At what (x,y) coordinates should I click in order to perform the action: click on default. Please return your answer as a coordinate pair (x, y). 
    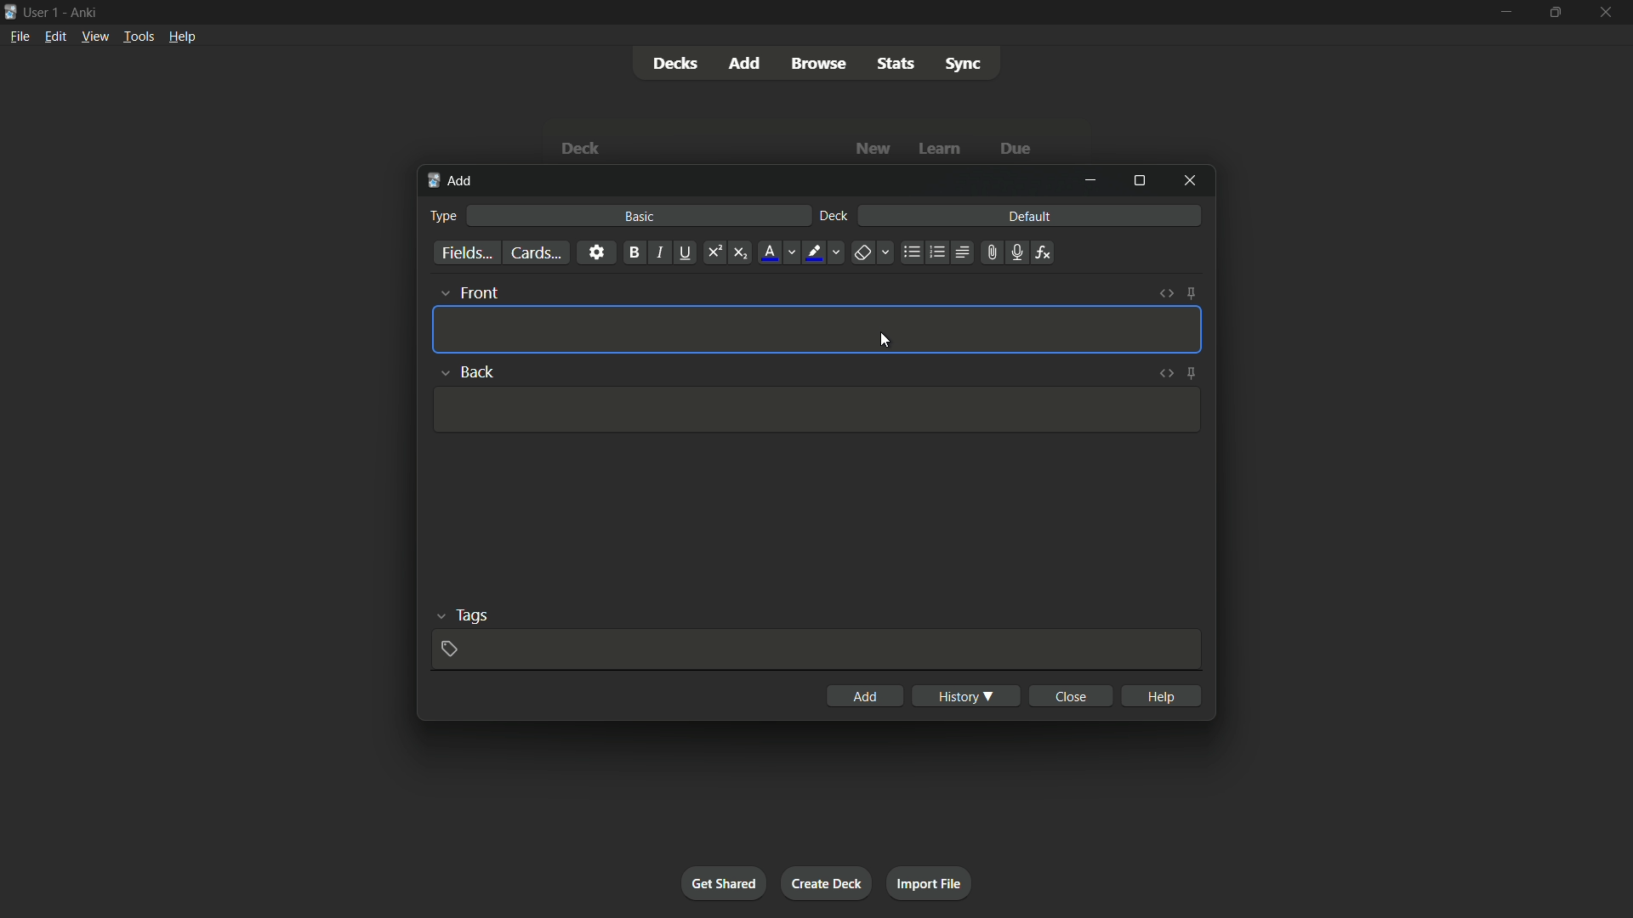
    Looking at the image, I should click on (1029, 215).